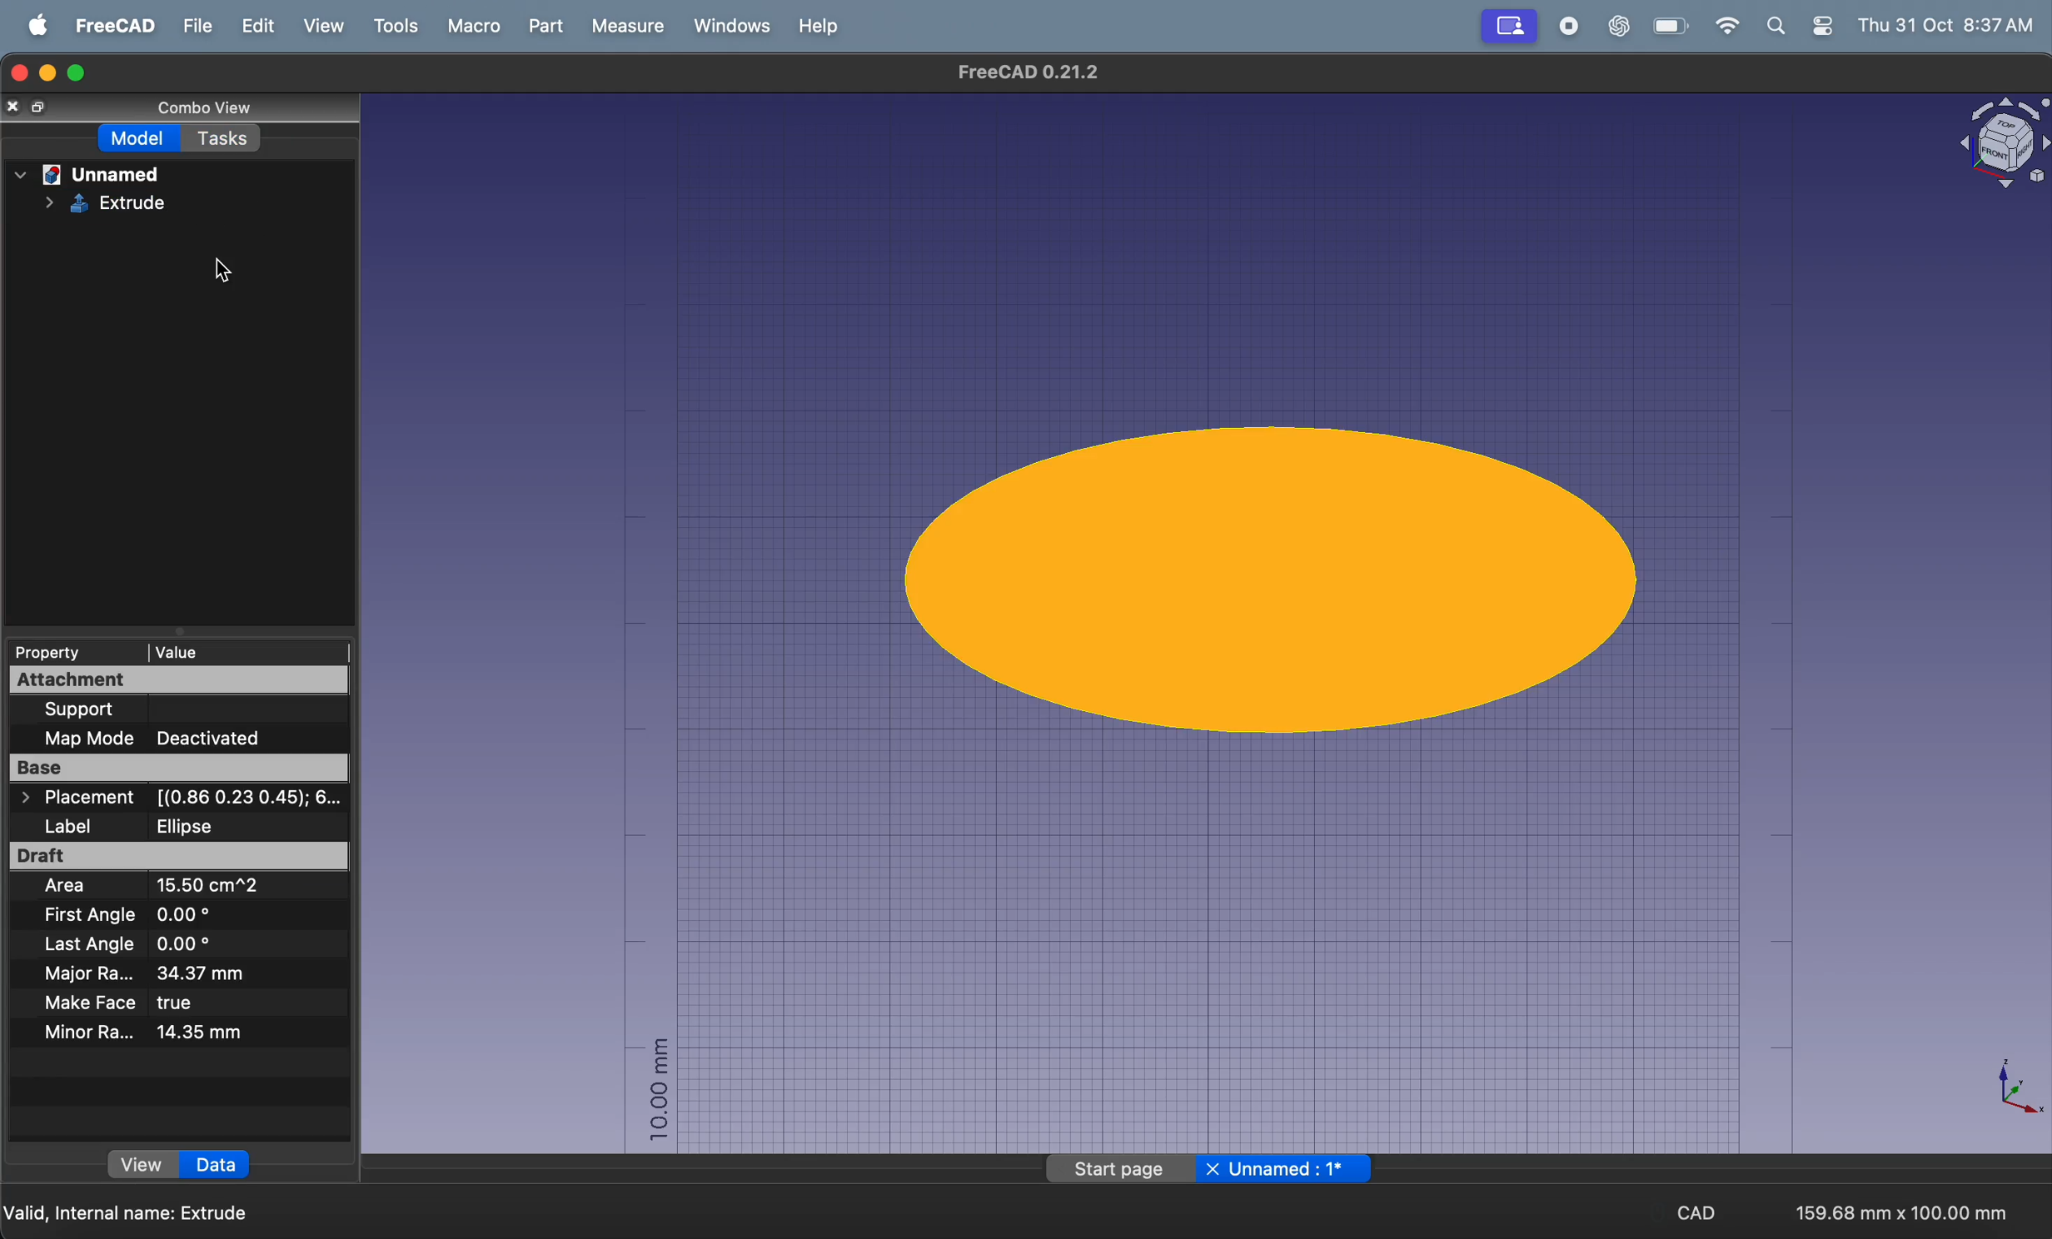 The image size is (2052, 1239). What do you see at coordinates (620, 27) in the screenshot?
I see `measure` at bounding box center [620, 27].